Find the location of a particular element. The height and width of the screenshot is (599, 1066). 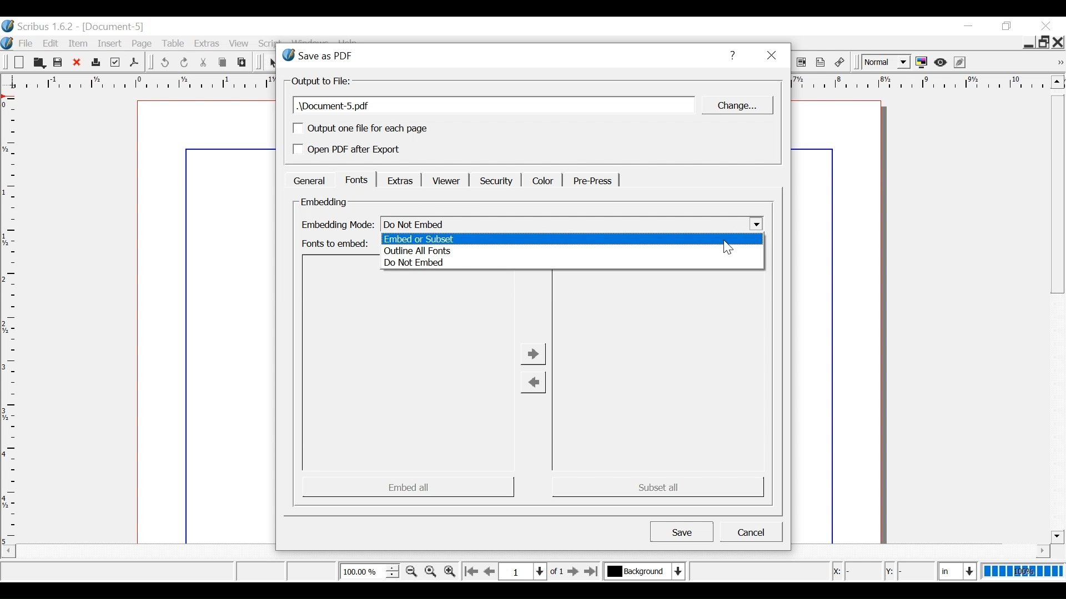

Vertical Scroll bar is located at coordinates (1057, 319).